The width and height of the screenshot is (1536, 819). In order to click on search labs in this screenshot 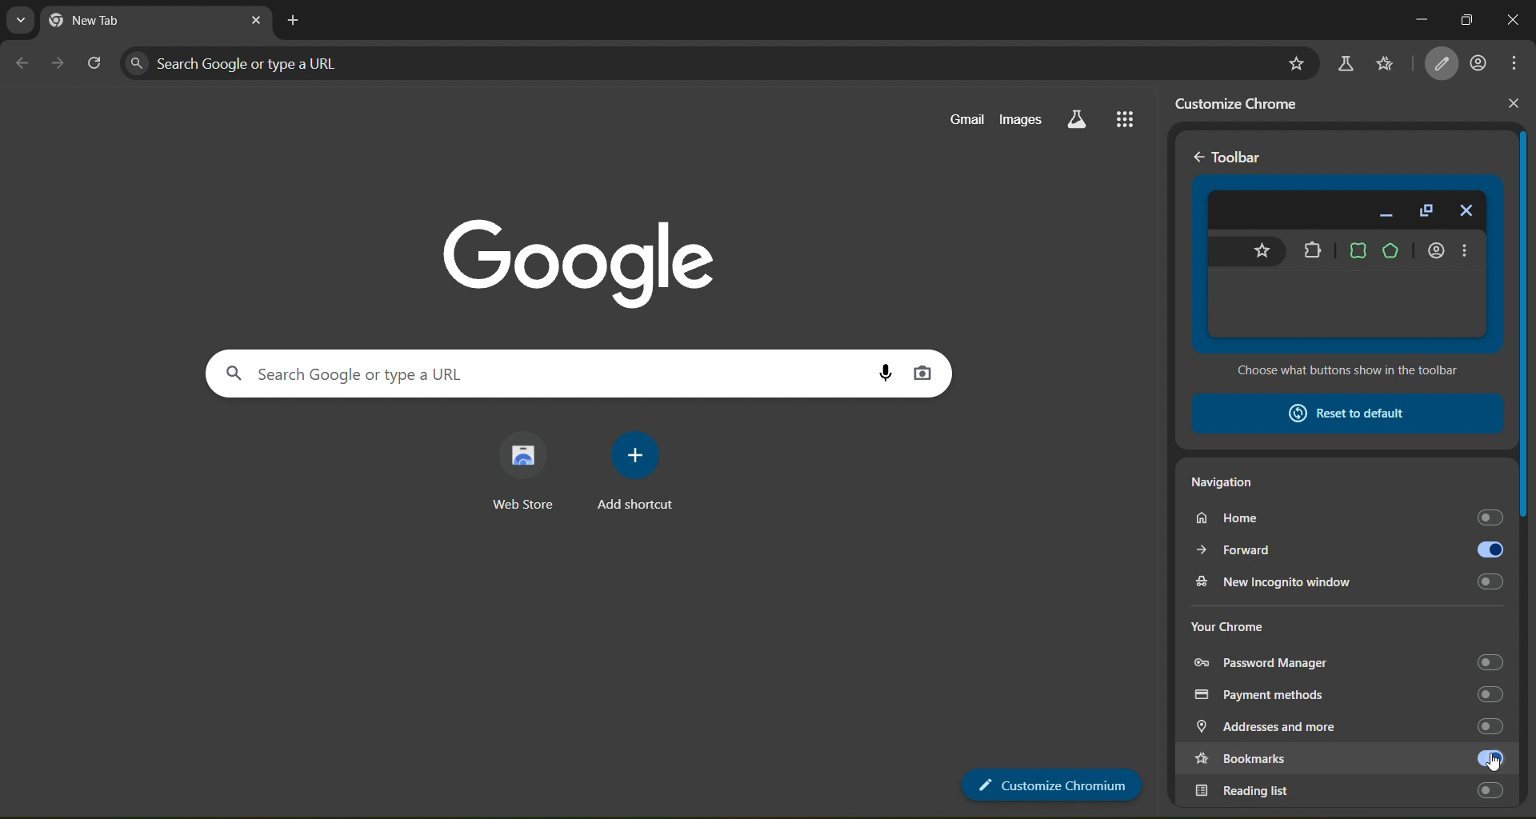, I will do `click(1077, 121)`.